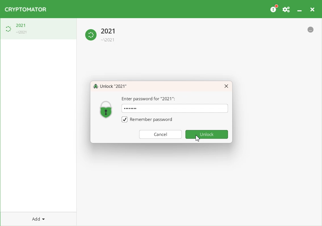  I want to click on Unlock, so click(207, 134).